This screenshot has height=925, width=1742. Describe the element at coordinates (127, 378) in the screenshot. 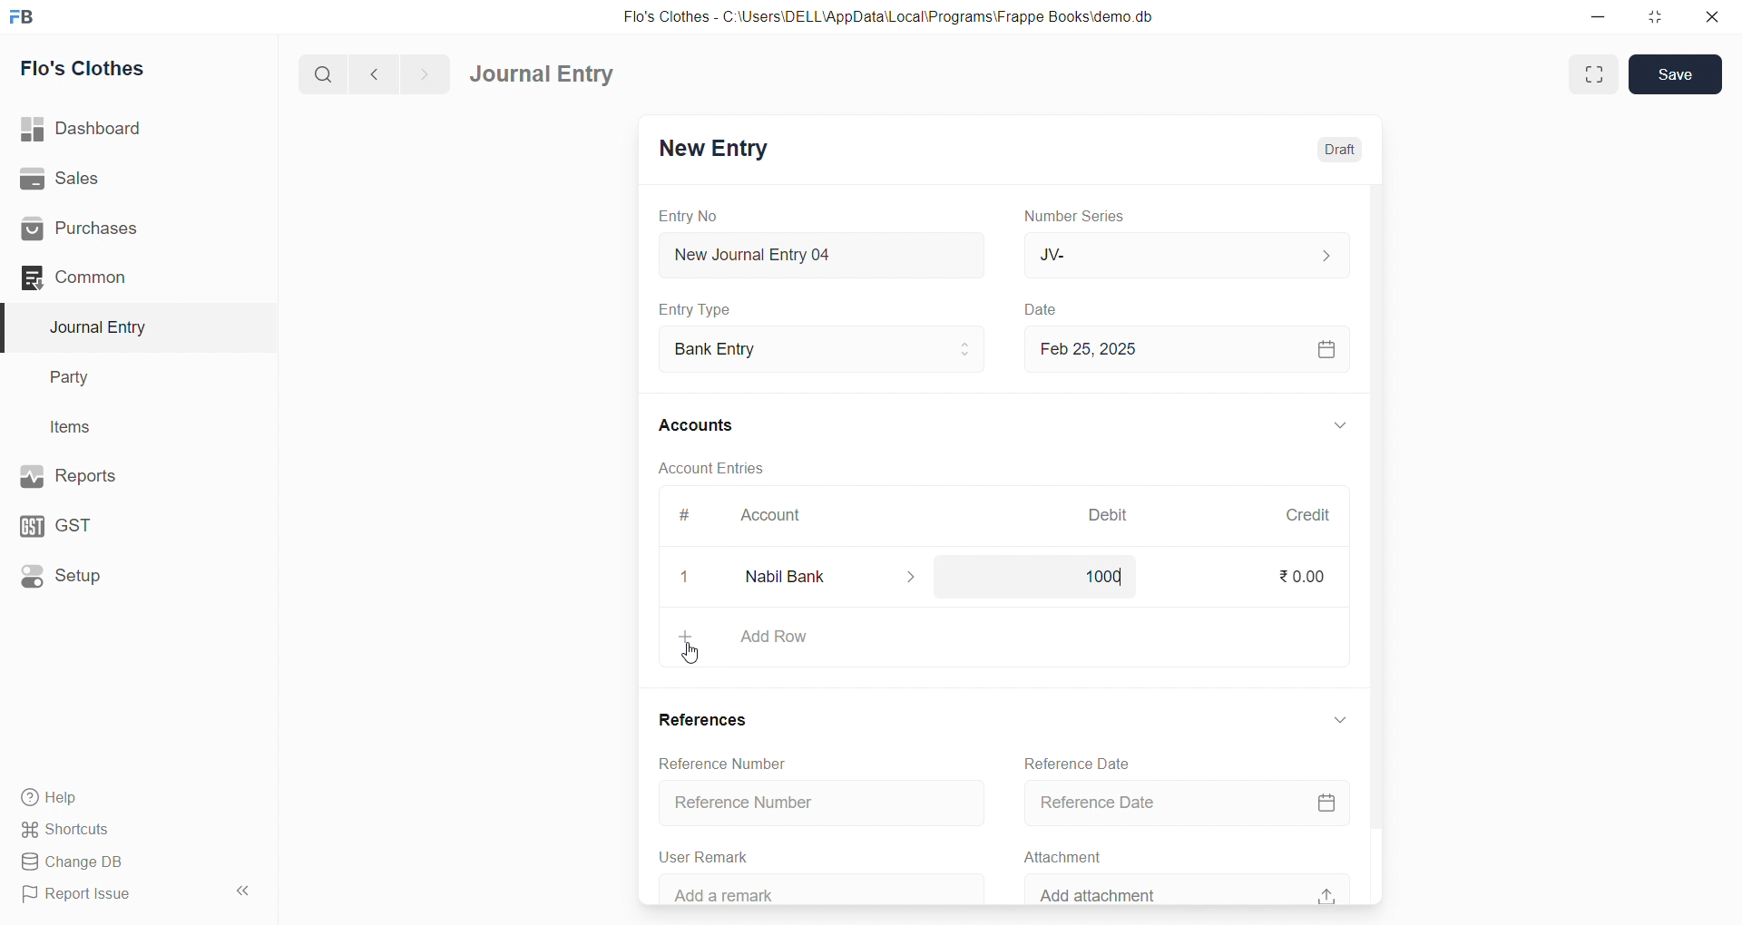

I see `Party` at that location.